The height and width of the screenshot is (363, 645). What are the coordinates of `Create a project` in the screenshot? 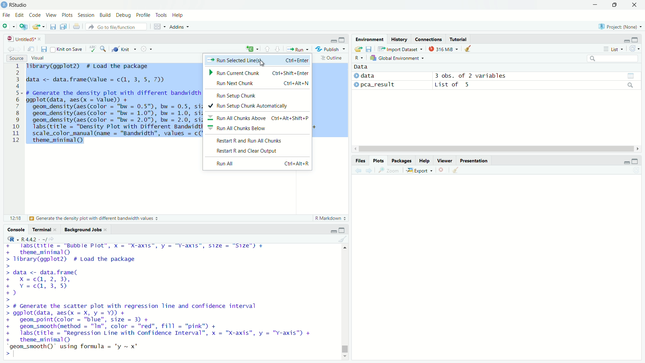 It's located at (24, 26).